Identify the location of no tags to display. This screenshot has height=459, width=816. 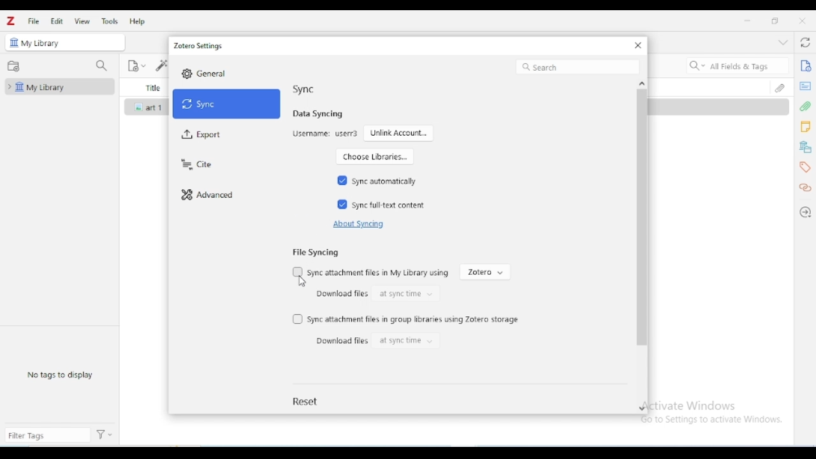
(60, 374).